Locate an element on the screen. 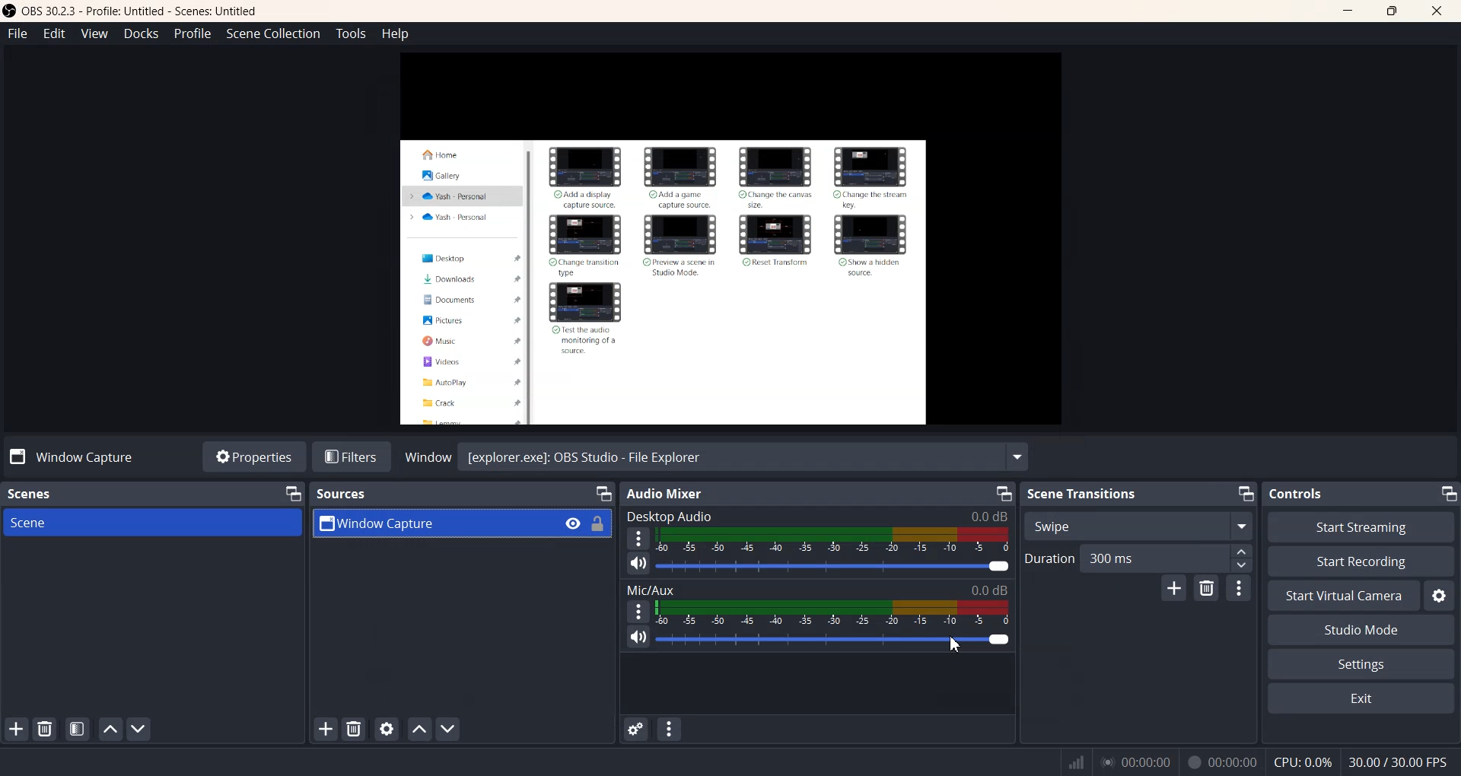  Close is located at coordinates (1438, 12).